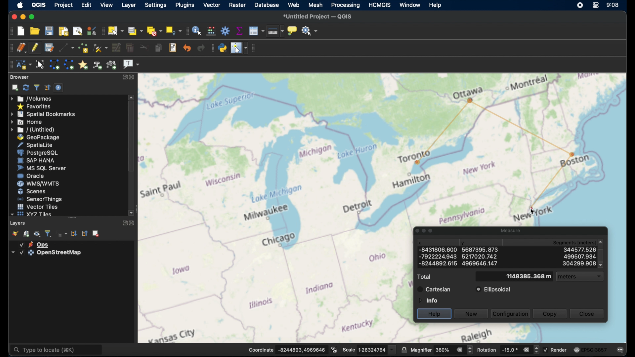 The image size is (635, 357). I want to click on maximize, so click(432, 231).